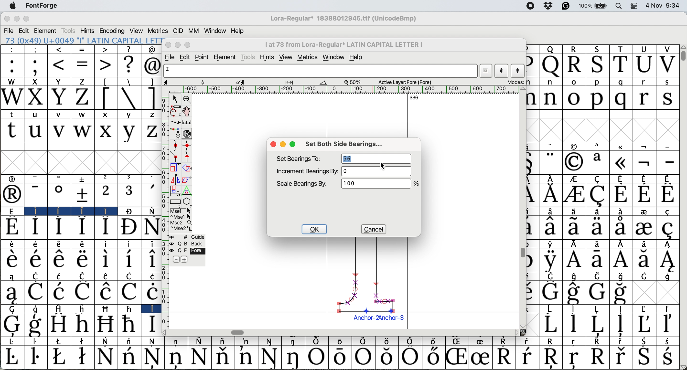 Image resolution: width=687 pixels, height=370 pixels. I want to click on V, so click(666, 49).